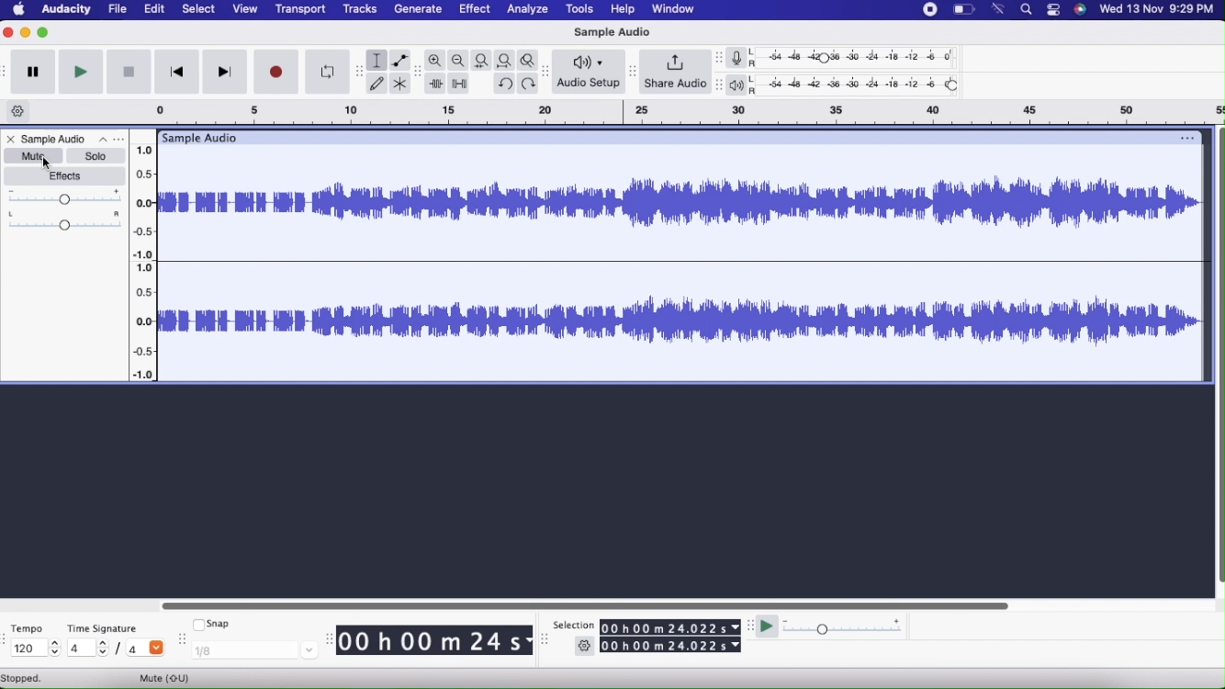  What do you see at coordinates (740, 85) in the screenshot?
I see `Playback meter` at bounding box center [740, 85].